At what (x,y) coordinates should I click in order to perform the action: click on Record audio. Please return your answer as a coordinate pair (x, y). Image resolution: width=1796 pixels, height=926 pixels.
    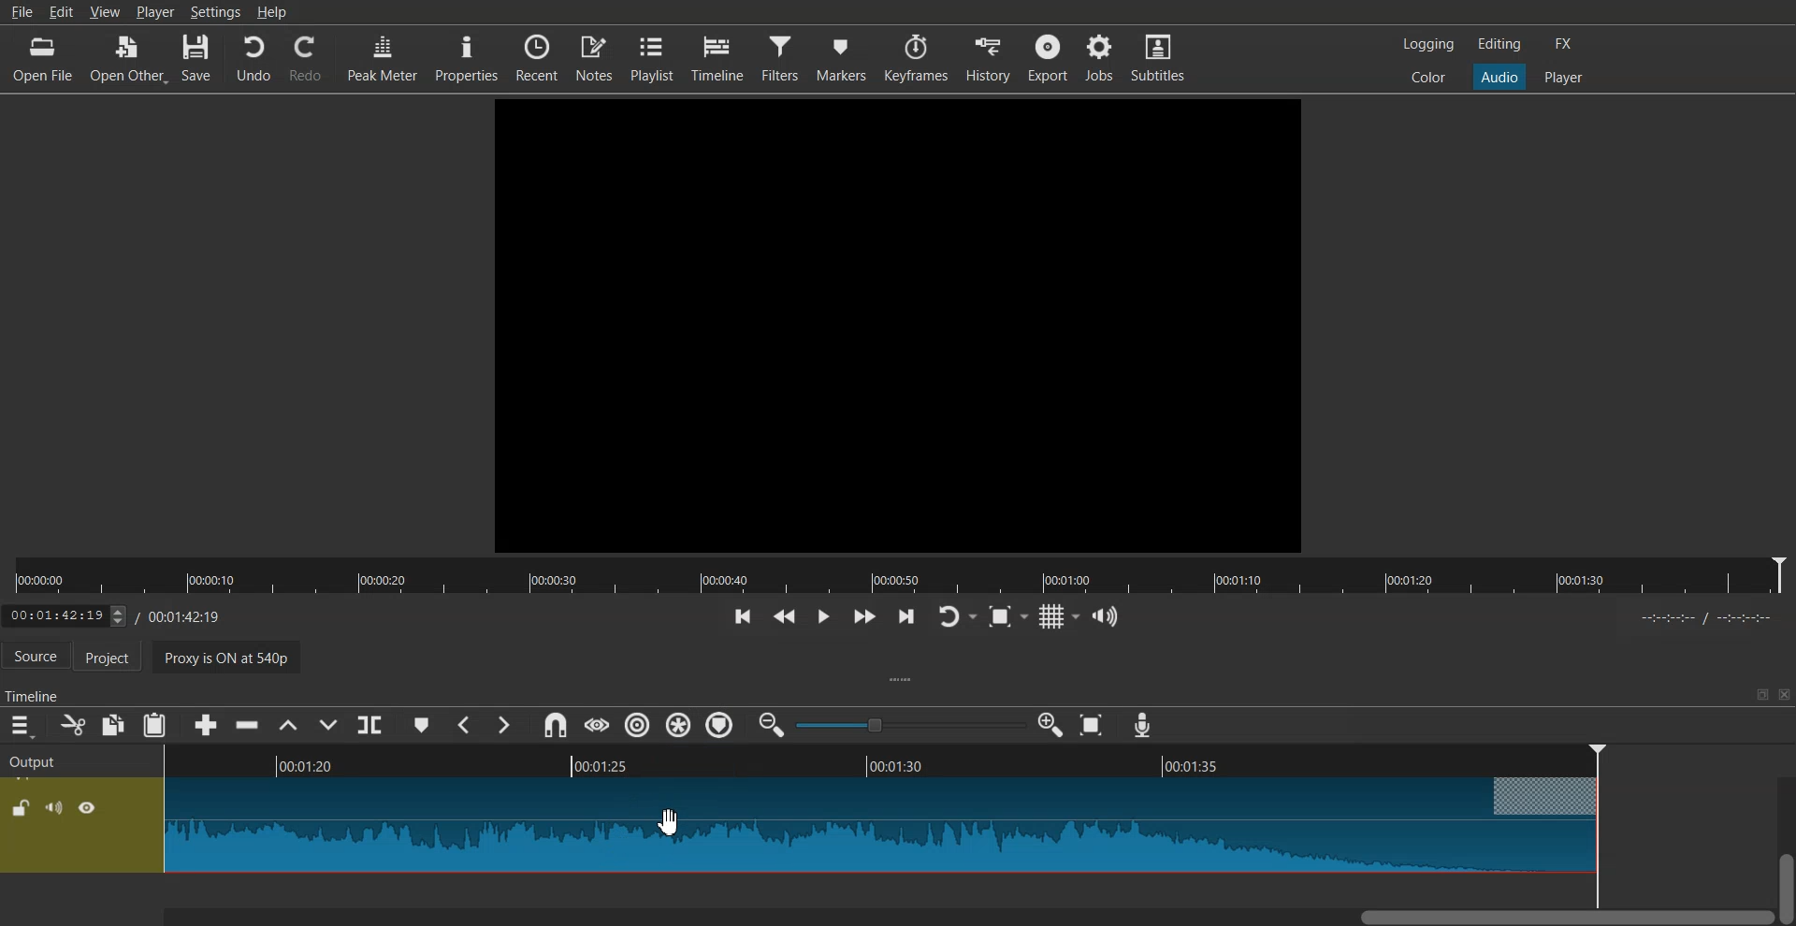
    Looking at the image, I should click on (1141, 725).